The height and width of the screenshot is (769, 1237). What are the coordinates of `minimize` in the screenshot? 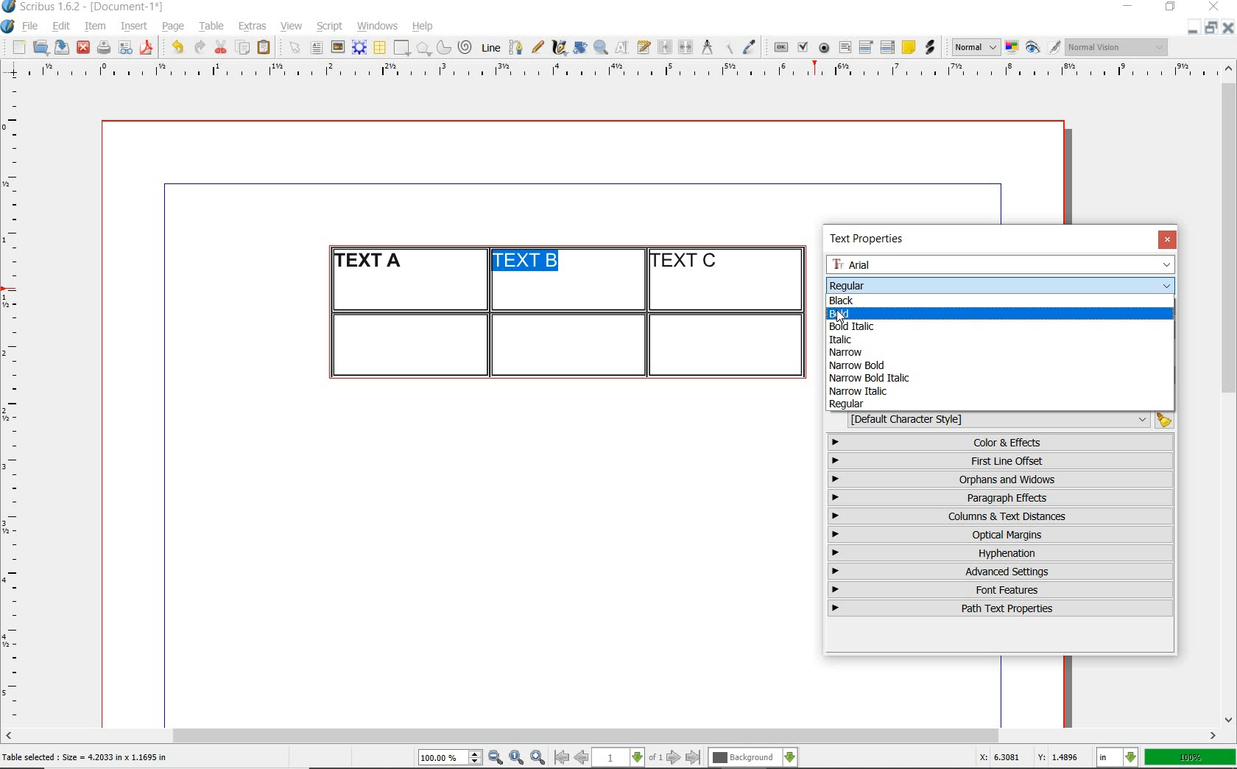 It's located at (1129, 7).